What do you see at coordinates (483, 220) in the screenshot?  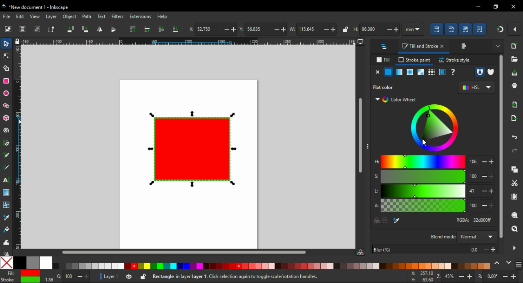 I see `hexcode` at bounding box center [483, 220].